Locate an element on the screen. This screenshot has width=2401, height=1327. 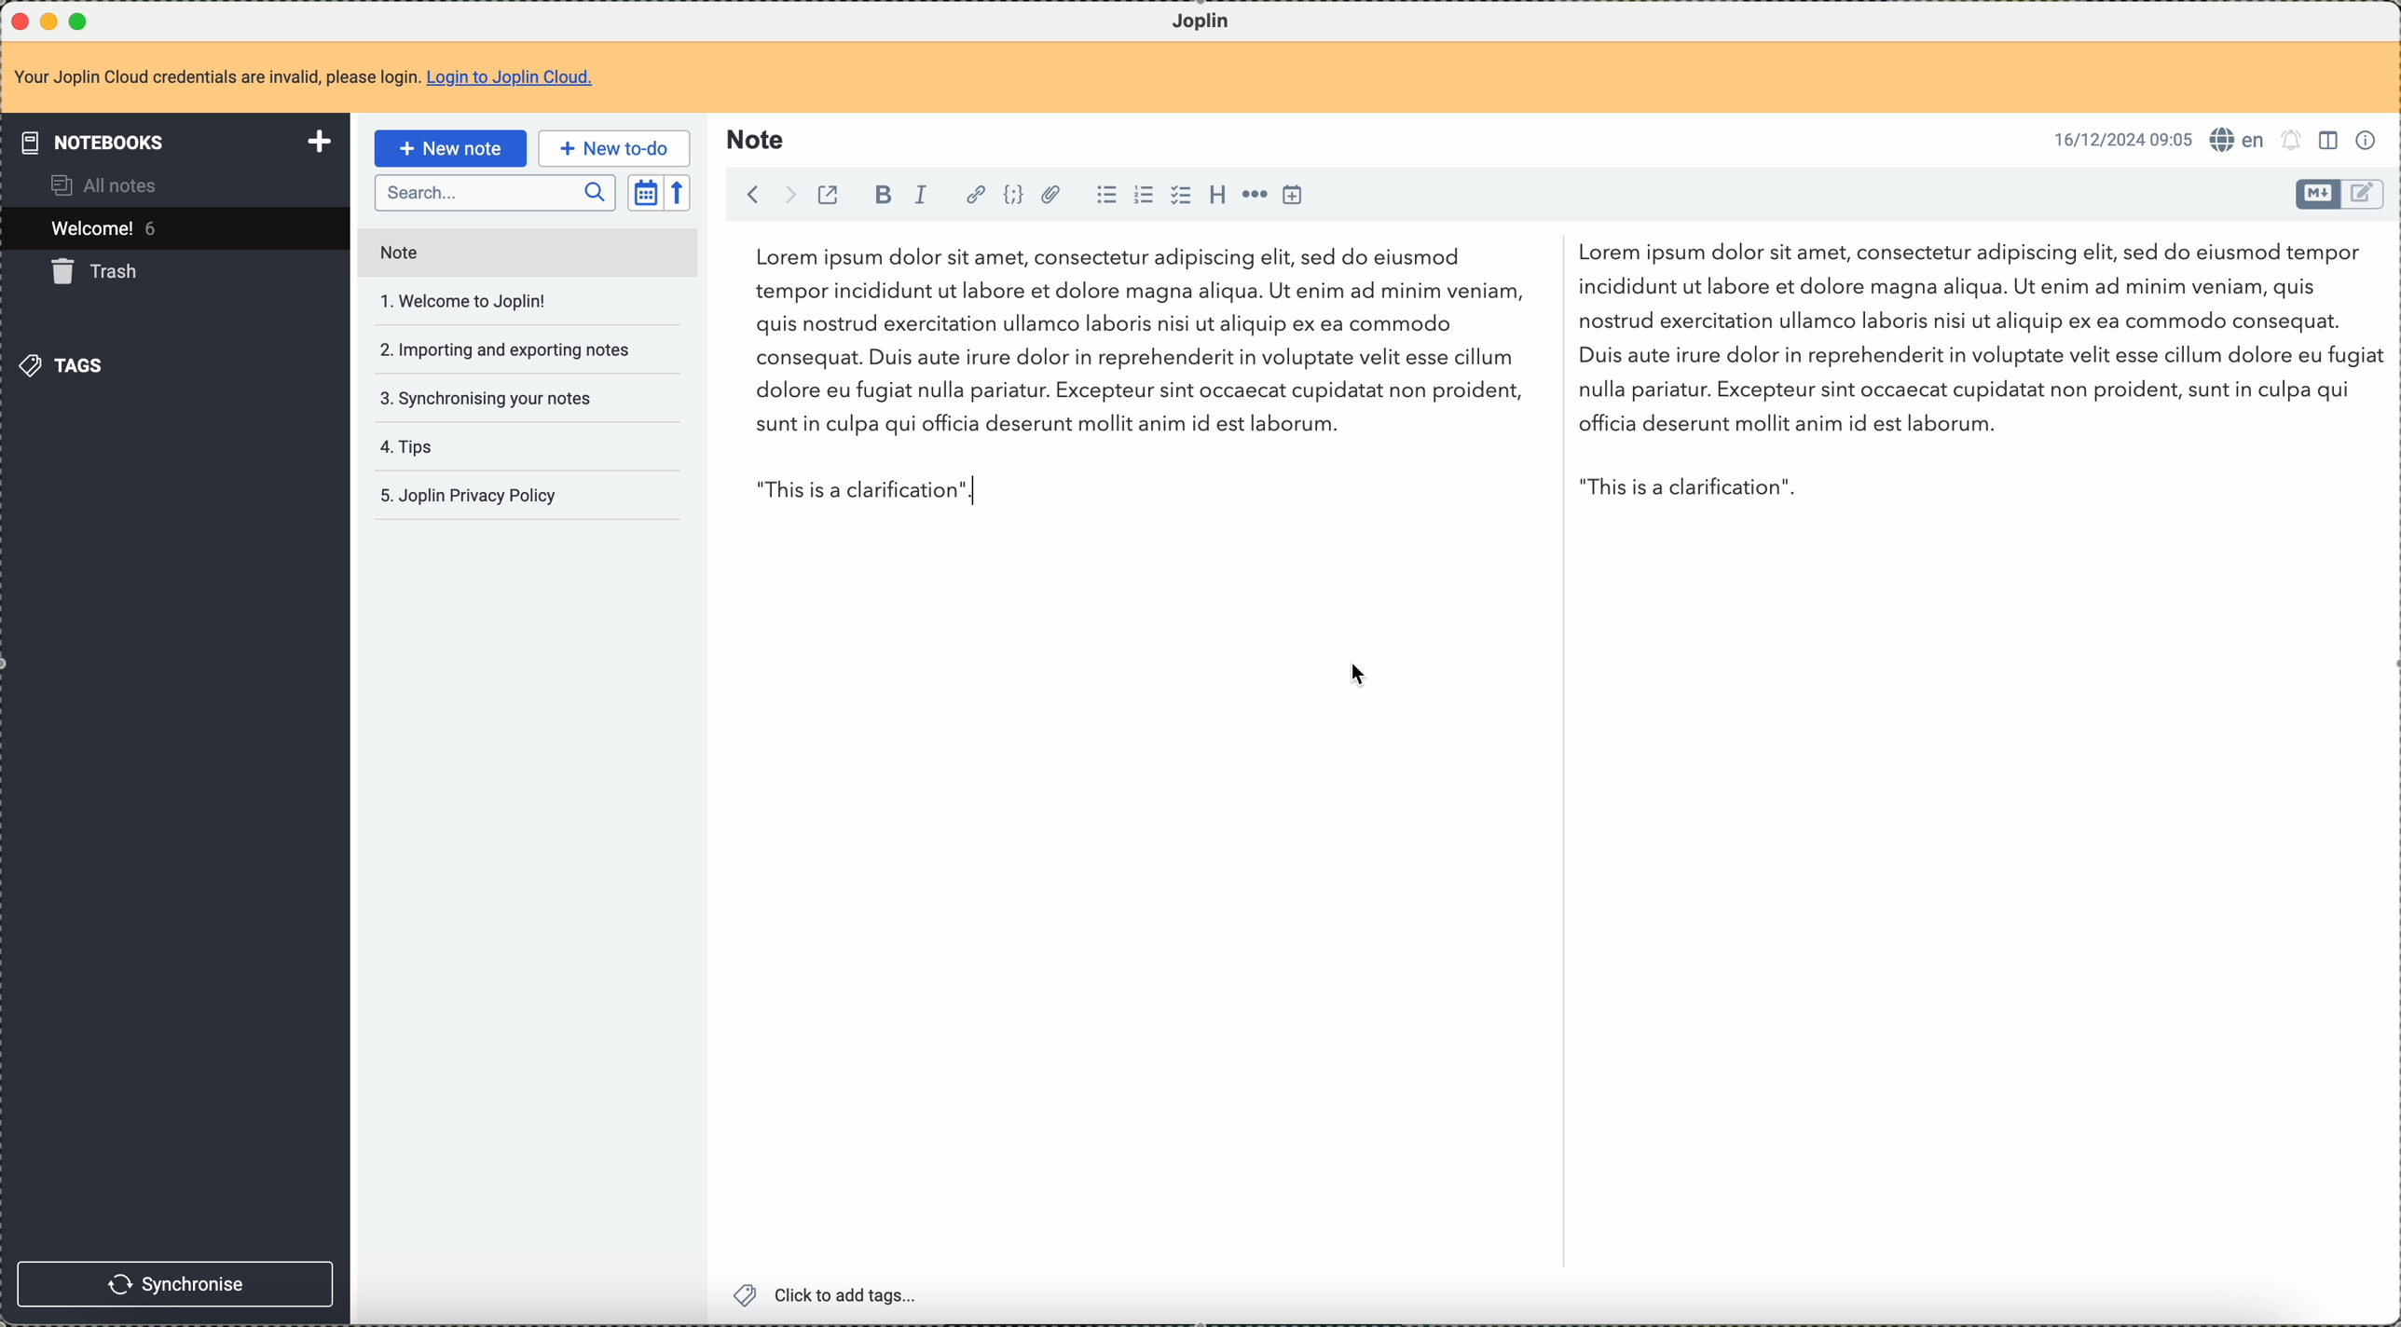
italic is located at coordinates (923, 195).